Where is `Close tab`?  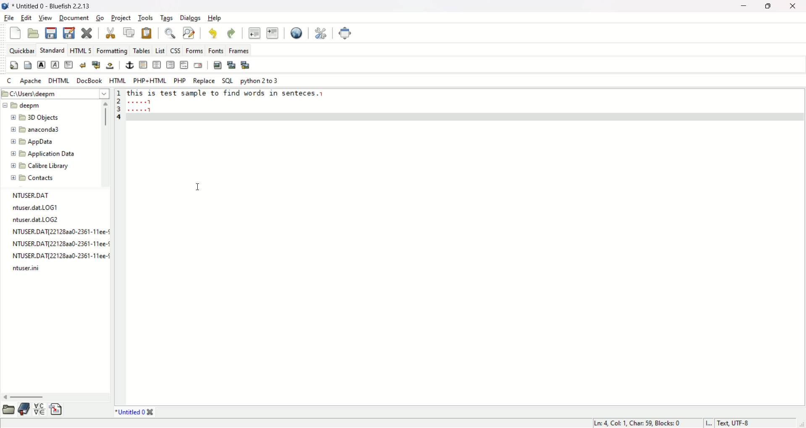
Close tab is located at coordinates (150, 412).